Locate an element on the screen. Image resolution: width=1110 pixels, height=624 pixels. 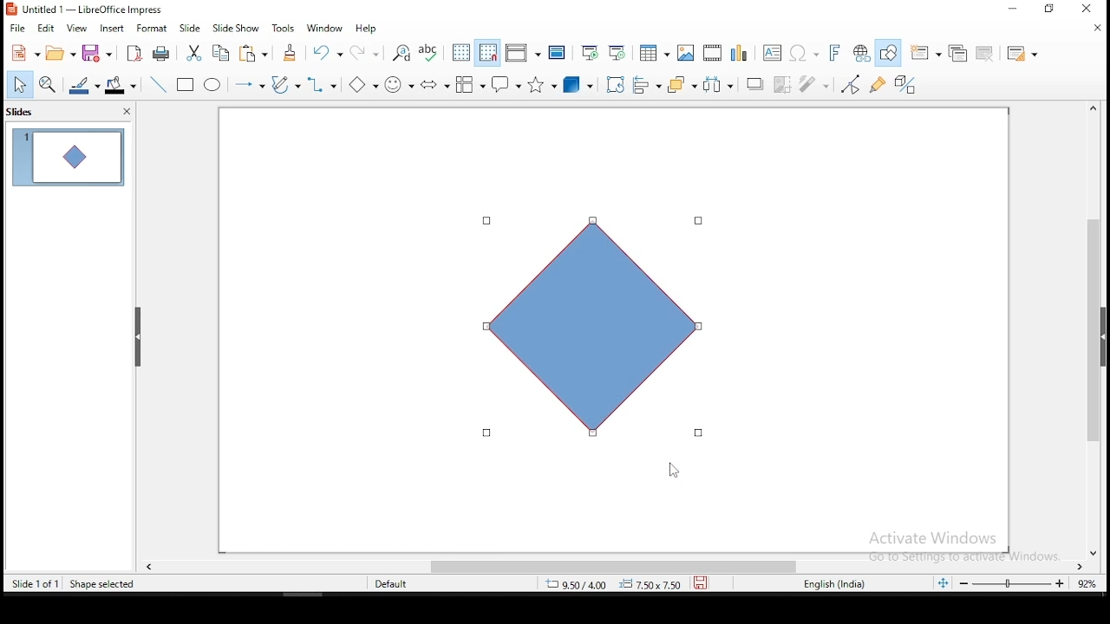
insert audio or video is located at coordinates (714, 51).